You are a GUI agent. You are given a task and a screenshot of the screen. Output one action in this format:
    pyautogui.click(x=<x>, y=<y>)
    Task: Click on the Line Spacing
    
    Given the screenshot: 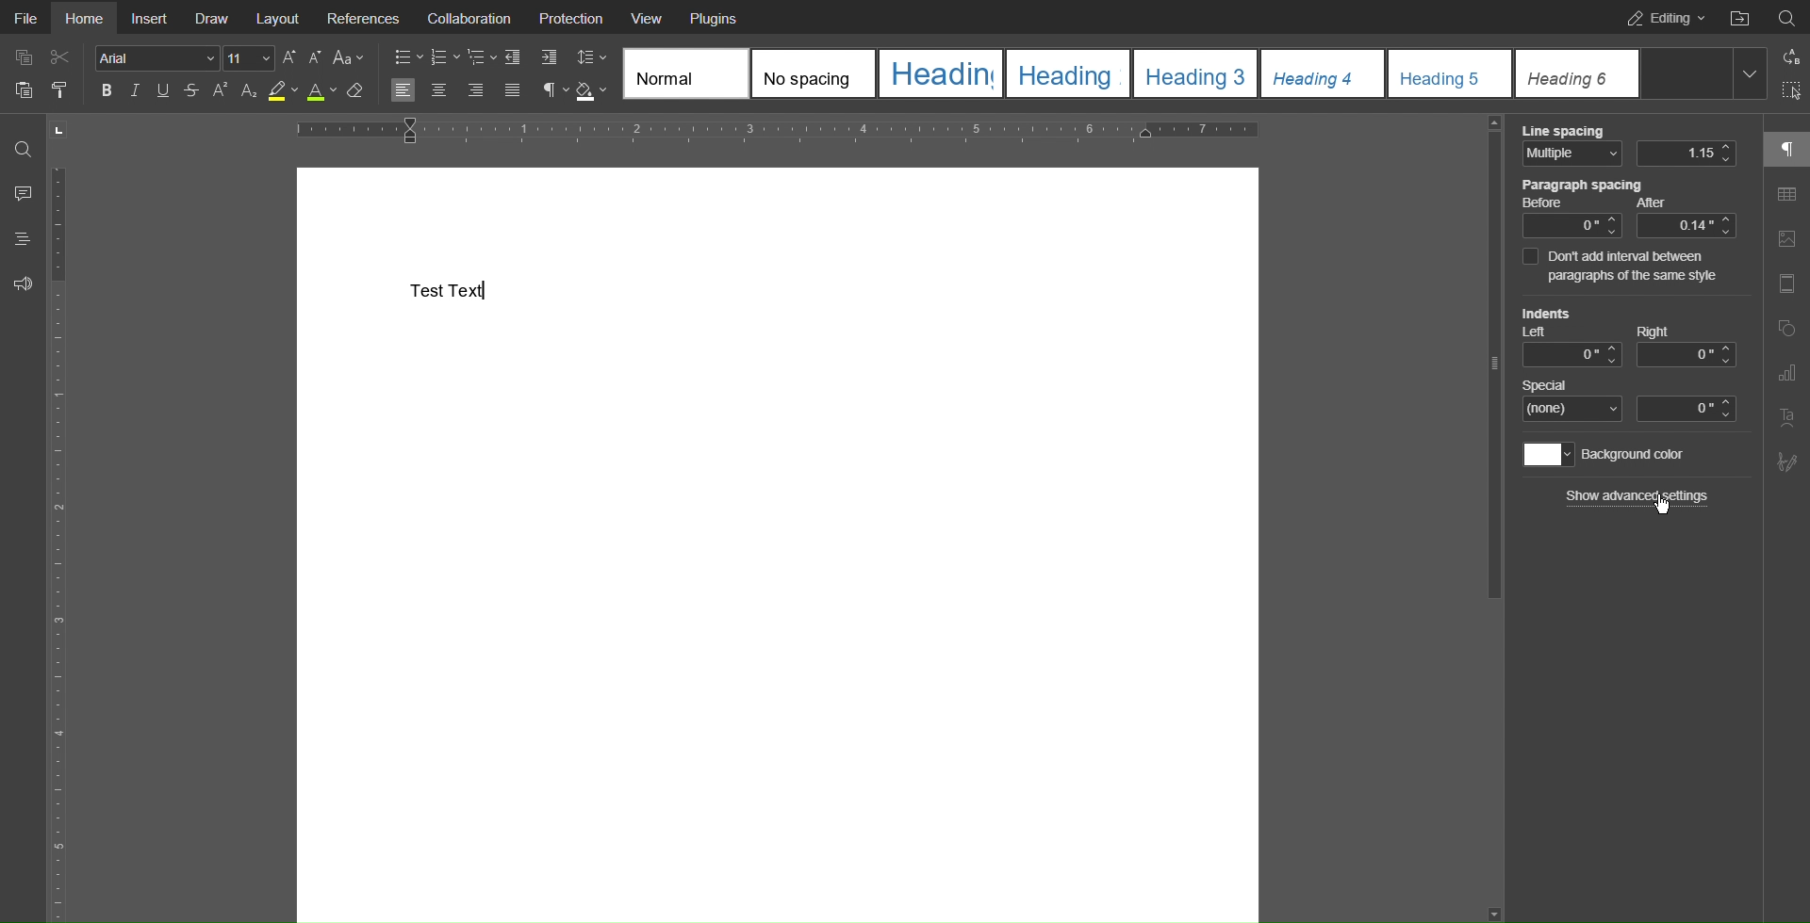 What is the action you would take?
    pyautogui.click(x=1629, y=146)
    